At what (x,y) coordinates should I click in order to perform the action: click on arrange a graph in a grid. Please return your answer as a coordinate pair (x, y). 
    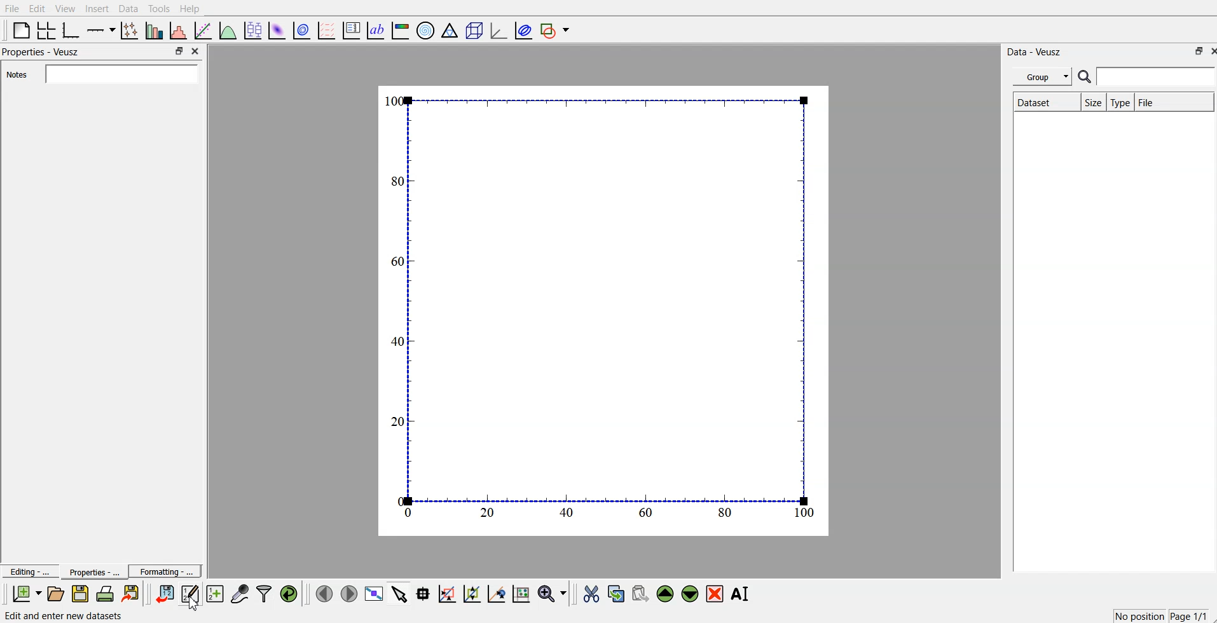
    Looking at the image, I should click on (47, 29).